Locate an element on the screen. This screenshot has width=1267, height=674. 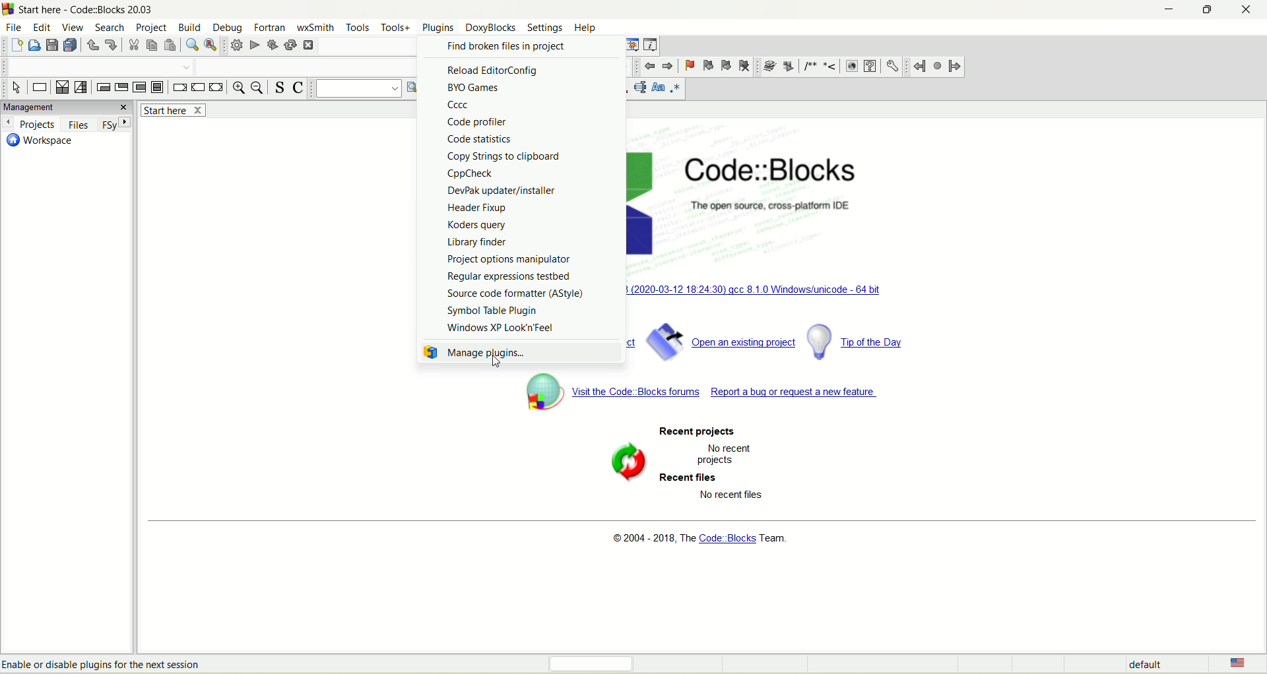
instruction is located at coordinates (39, 88).